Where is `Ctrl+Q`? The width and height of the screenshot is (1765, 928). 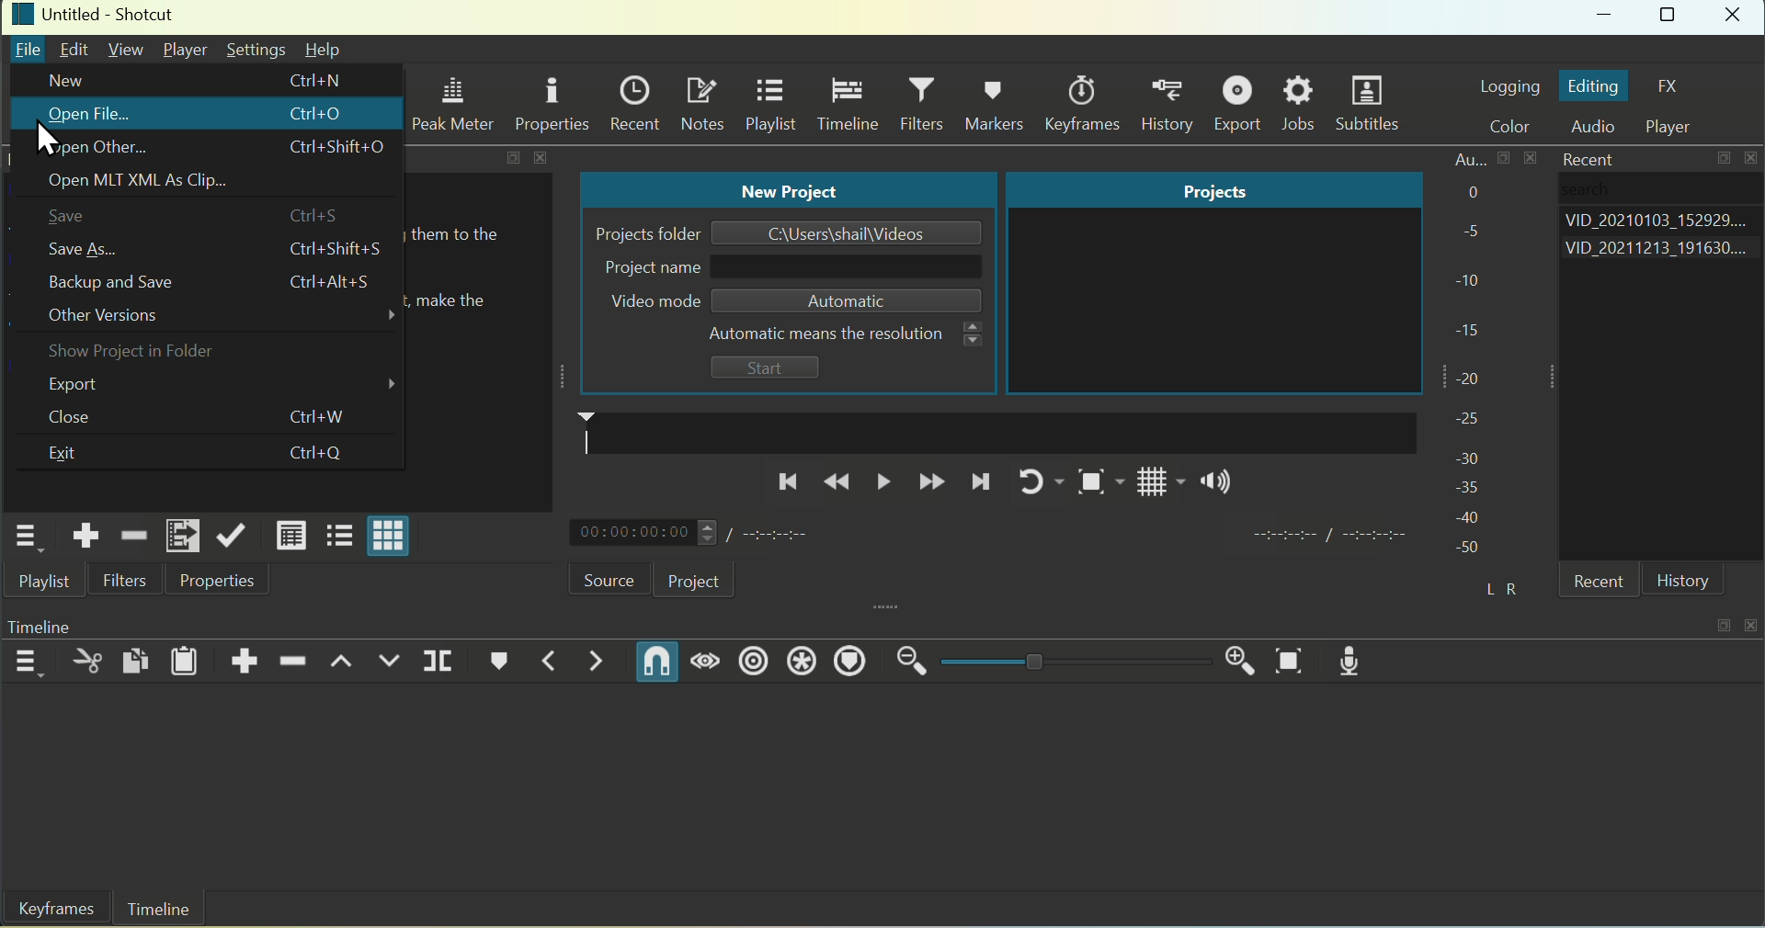
Ctrl+Q is located at coordinates (320, 454).